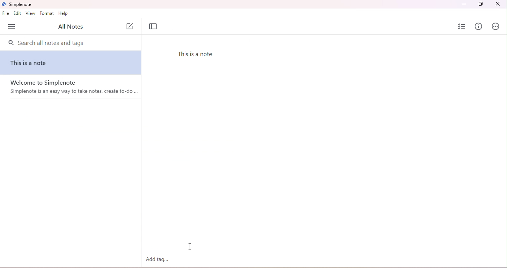  I want to click on maximize, so click(481, 4).